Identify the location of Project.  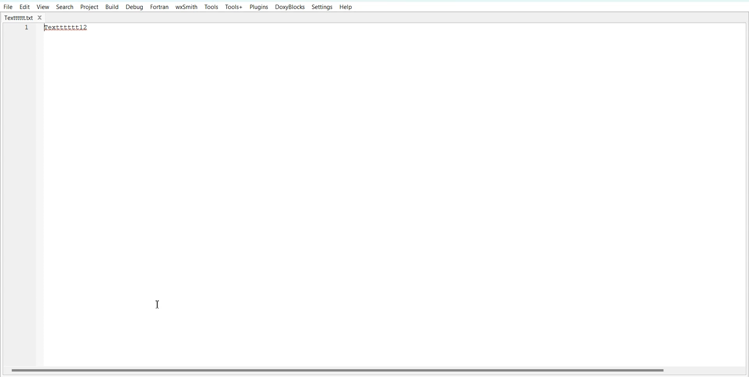
(89, 7).